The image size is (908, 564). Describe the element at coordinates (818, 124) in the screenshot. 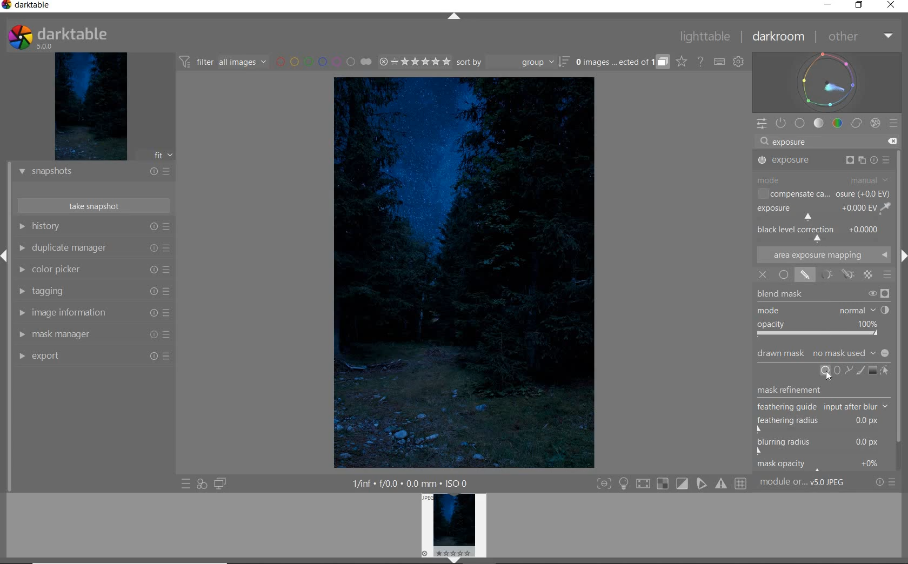

I see `TONE` at that location.